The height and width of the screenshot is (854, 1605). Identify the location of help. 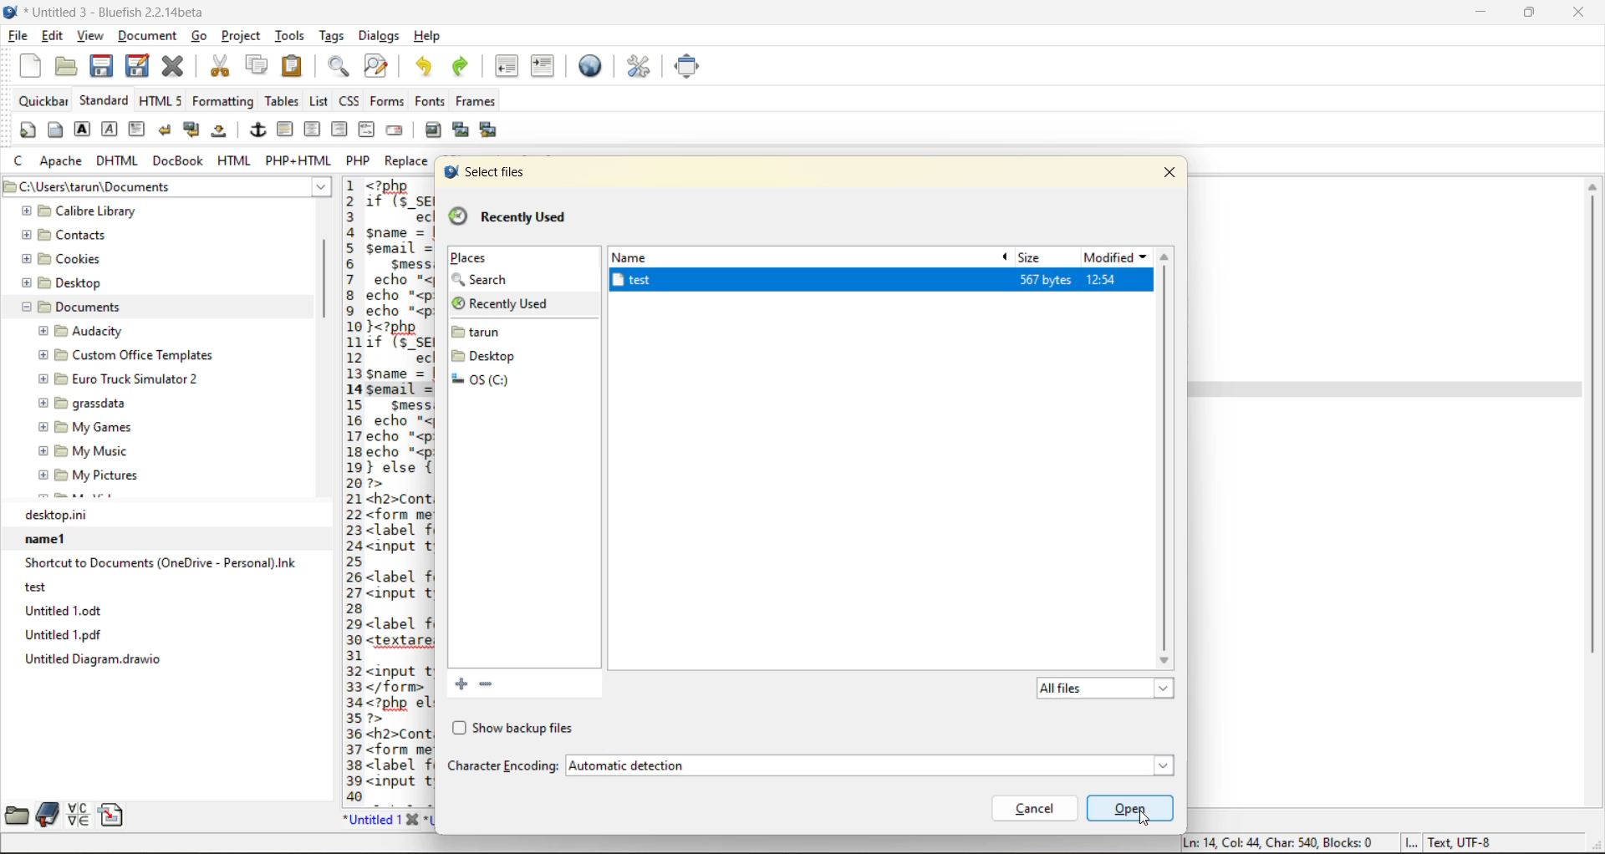
(426, 36).